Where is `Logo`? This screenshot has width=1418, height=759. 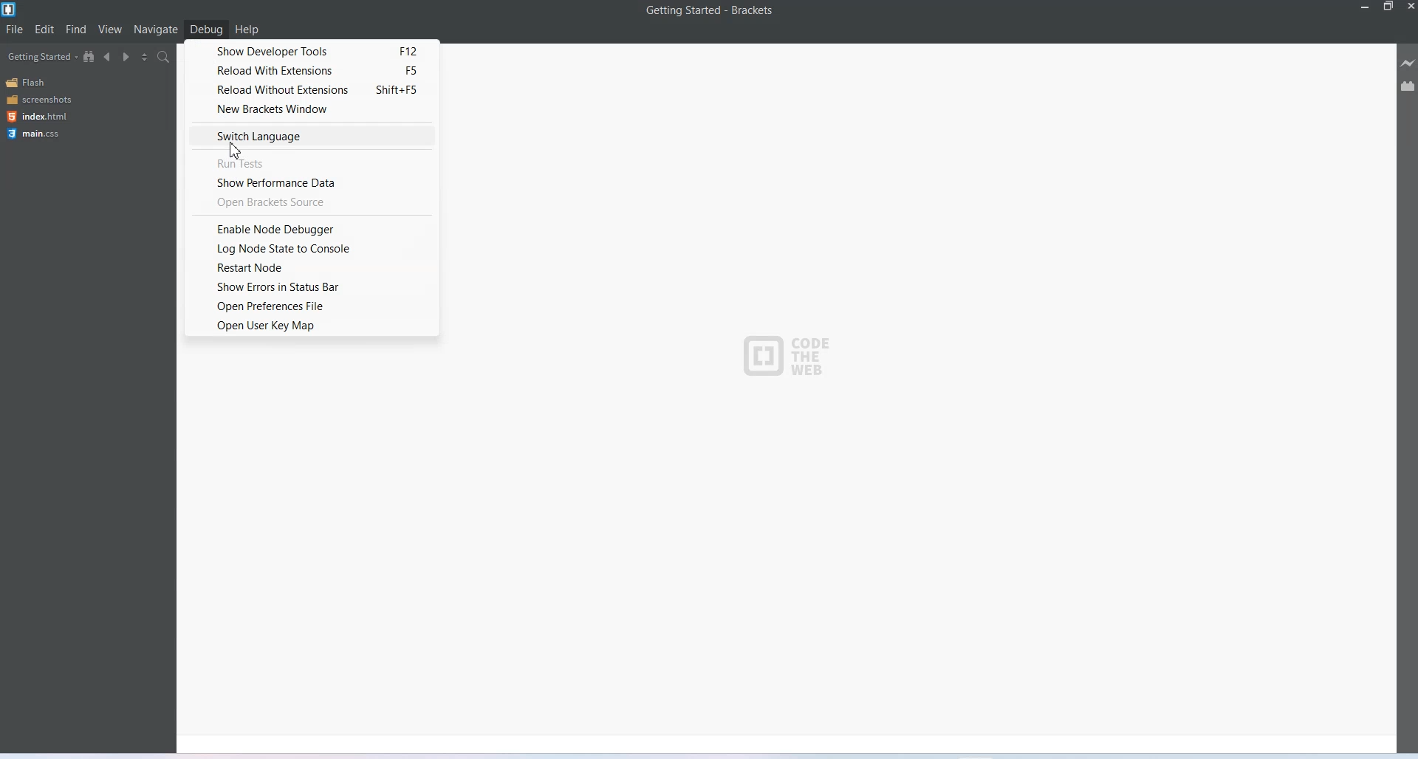
Logo is located at coordinates (786, 350).